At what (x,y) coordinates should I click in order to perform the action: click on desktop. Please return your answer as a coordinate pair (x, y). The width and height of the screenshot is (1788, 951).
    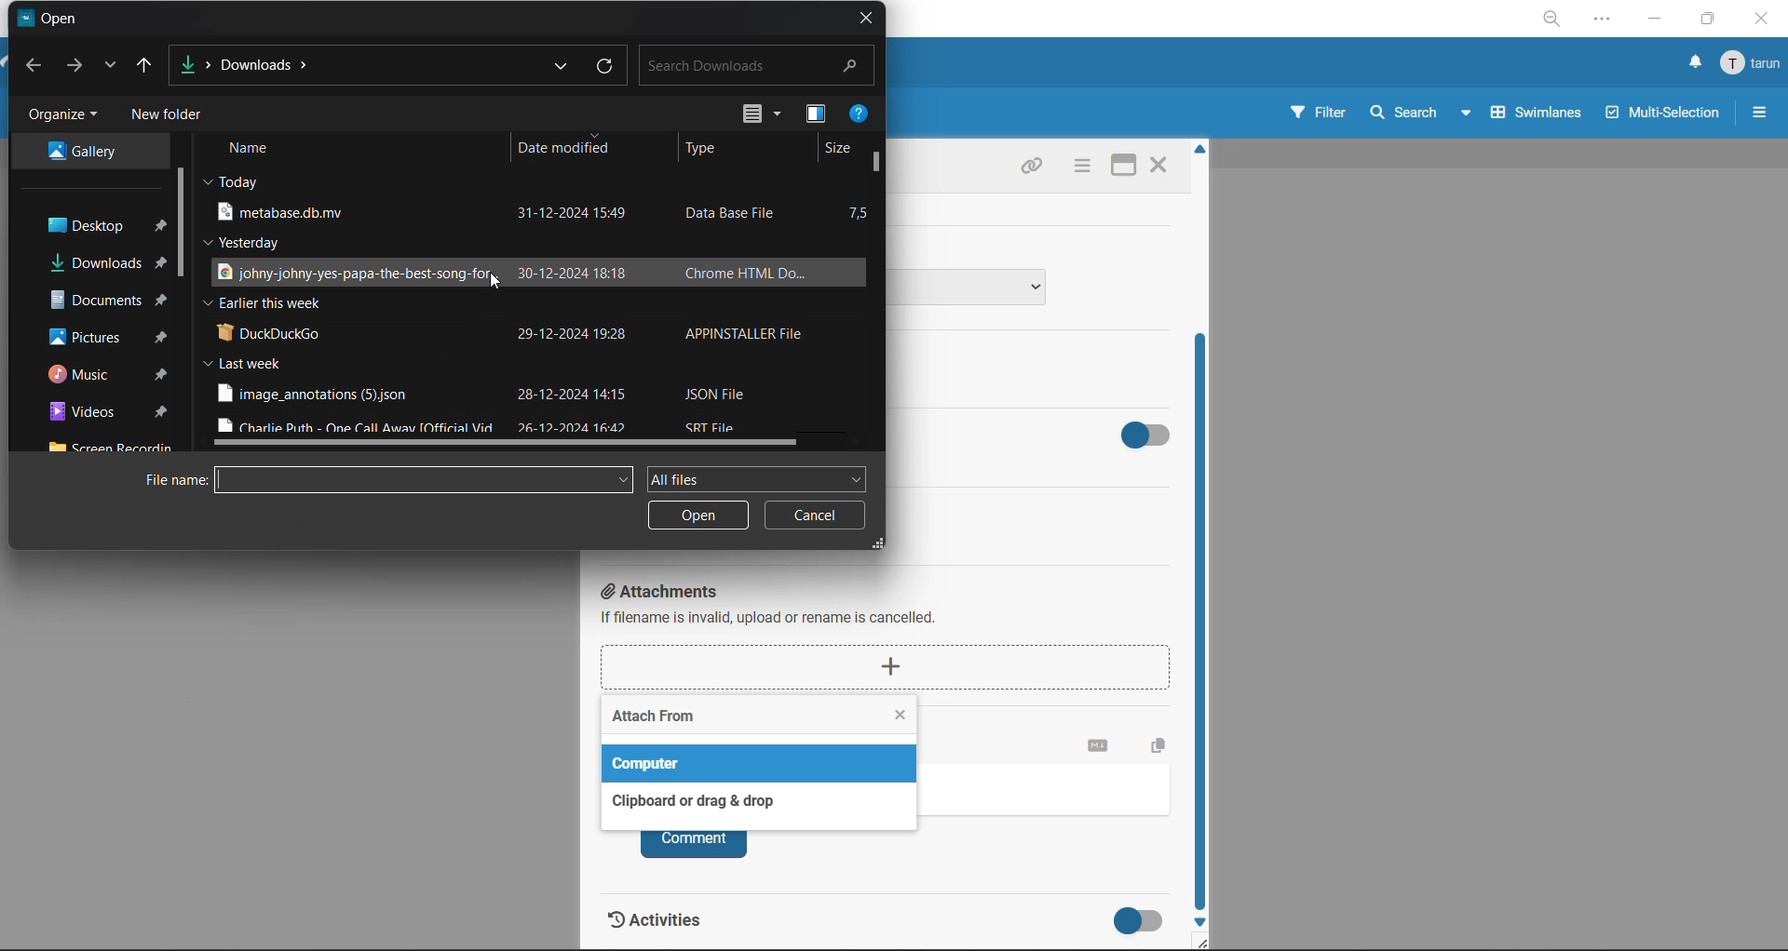
    Looking at the image, I should click on (88, 224).